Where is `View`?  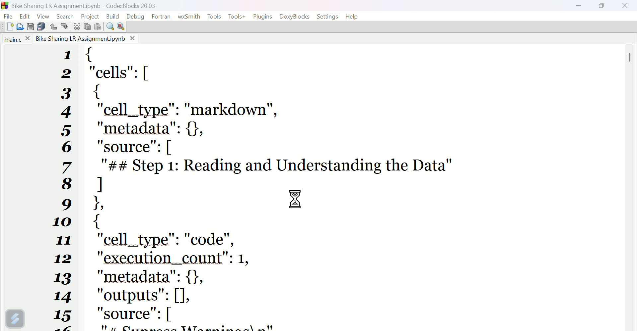
View is located at coordinates (44, 16).